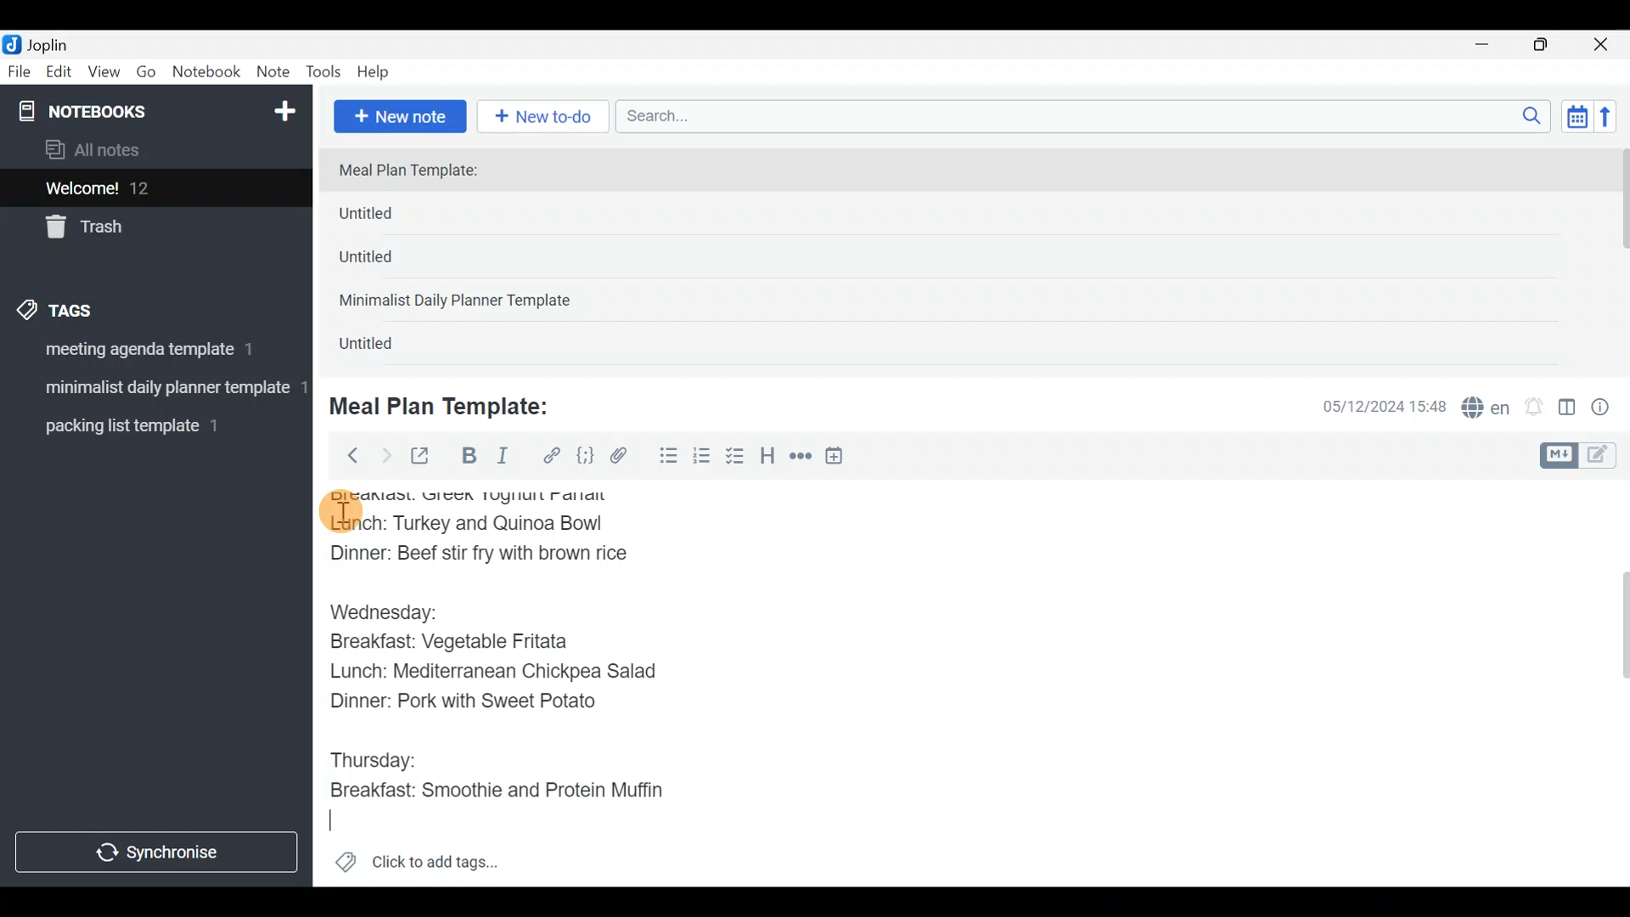 The width and height of the screenshot is (1630, 917). What do you see at coordinates (207, 72) in the screenshot?
I see `Notebook` at bounding box center [207, 72].